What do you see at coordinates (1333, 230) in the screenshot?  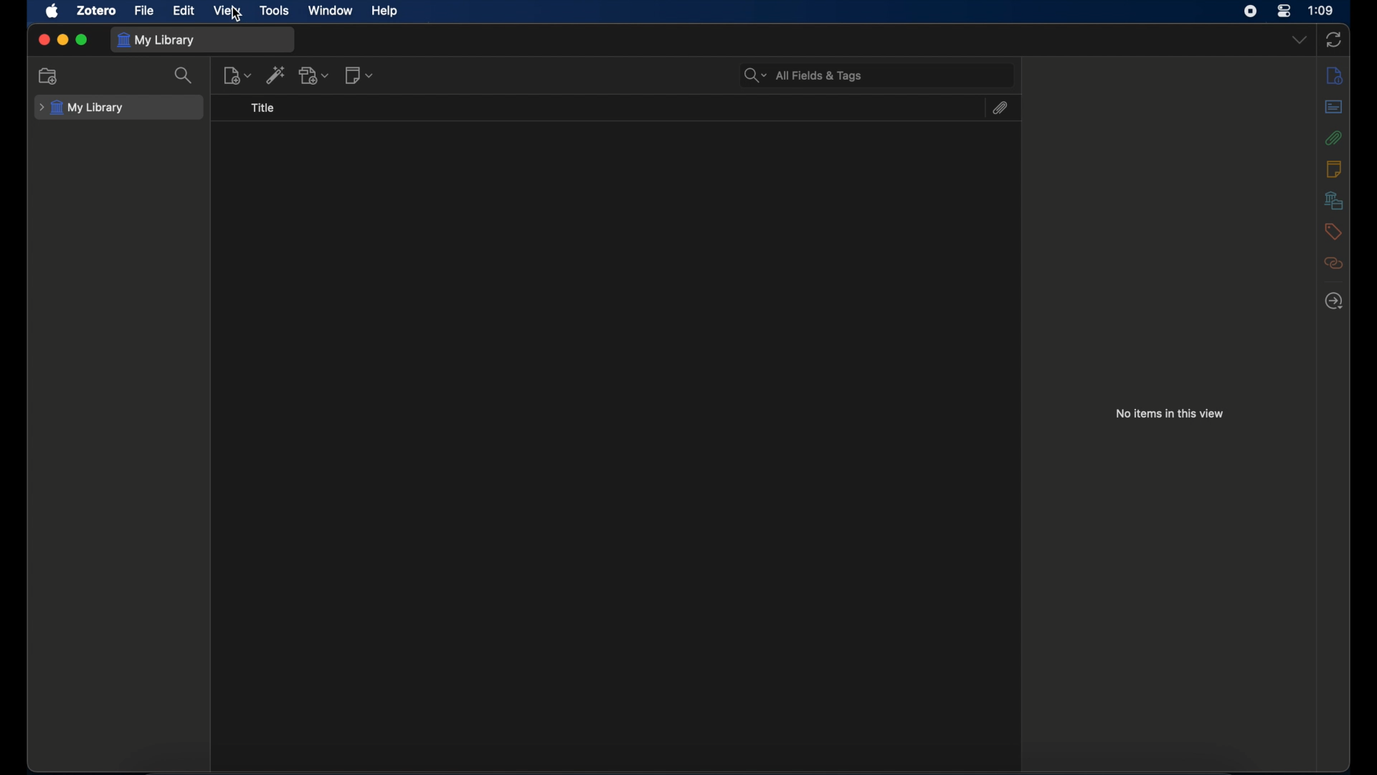 I see `tags` at bounding box center [1333, 230].